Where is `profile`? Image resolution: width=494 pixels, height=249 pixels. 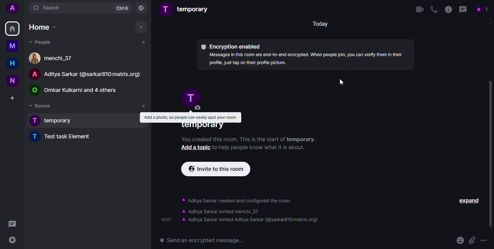
profile is located at coordinates (481, 9).